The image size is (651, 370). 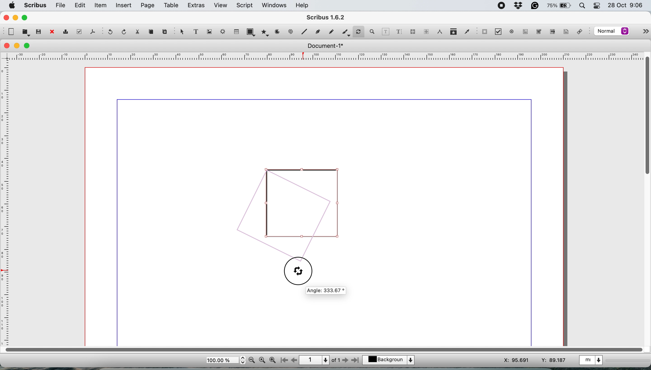 I want to click on screen recorder, so click(x=500, y=5).